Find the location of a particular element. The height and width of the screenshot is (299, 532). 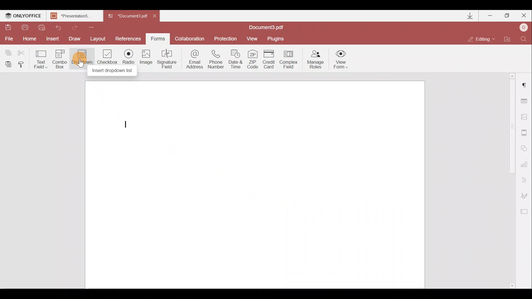

Scroll bar is located at coordinates (510, 181).